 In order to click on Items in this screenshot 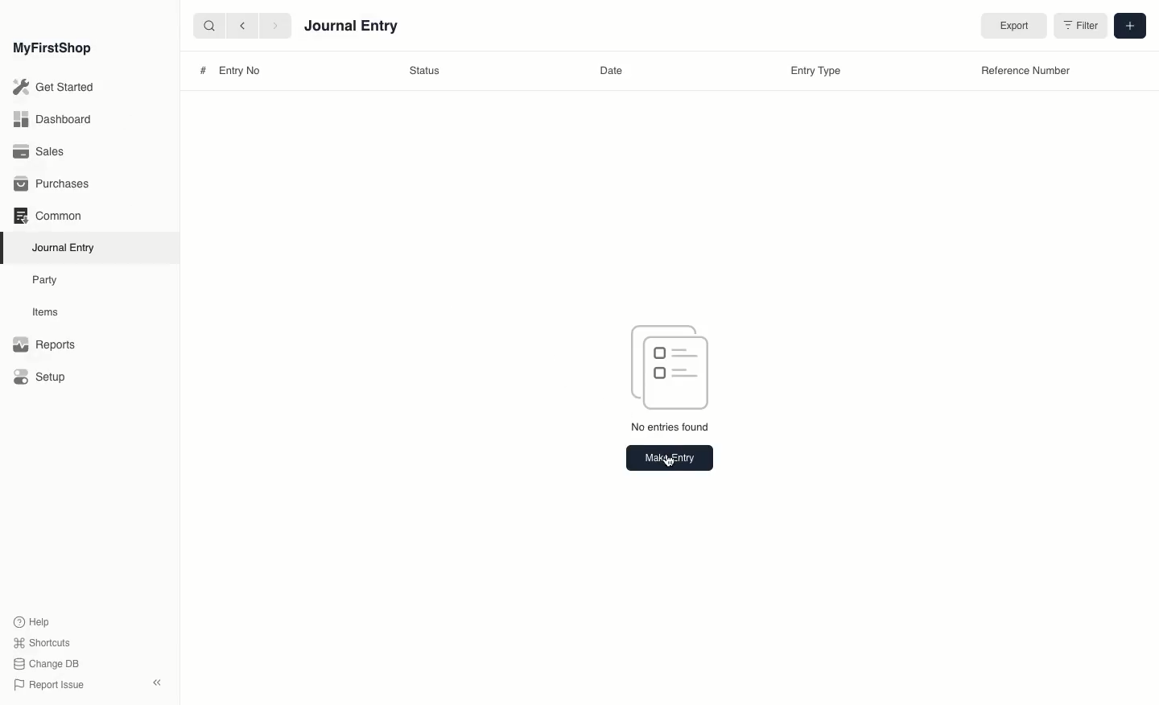, I will do `click(50, 312)`.